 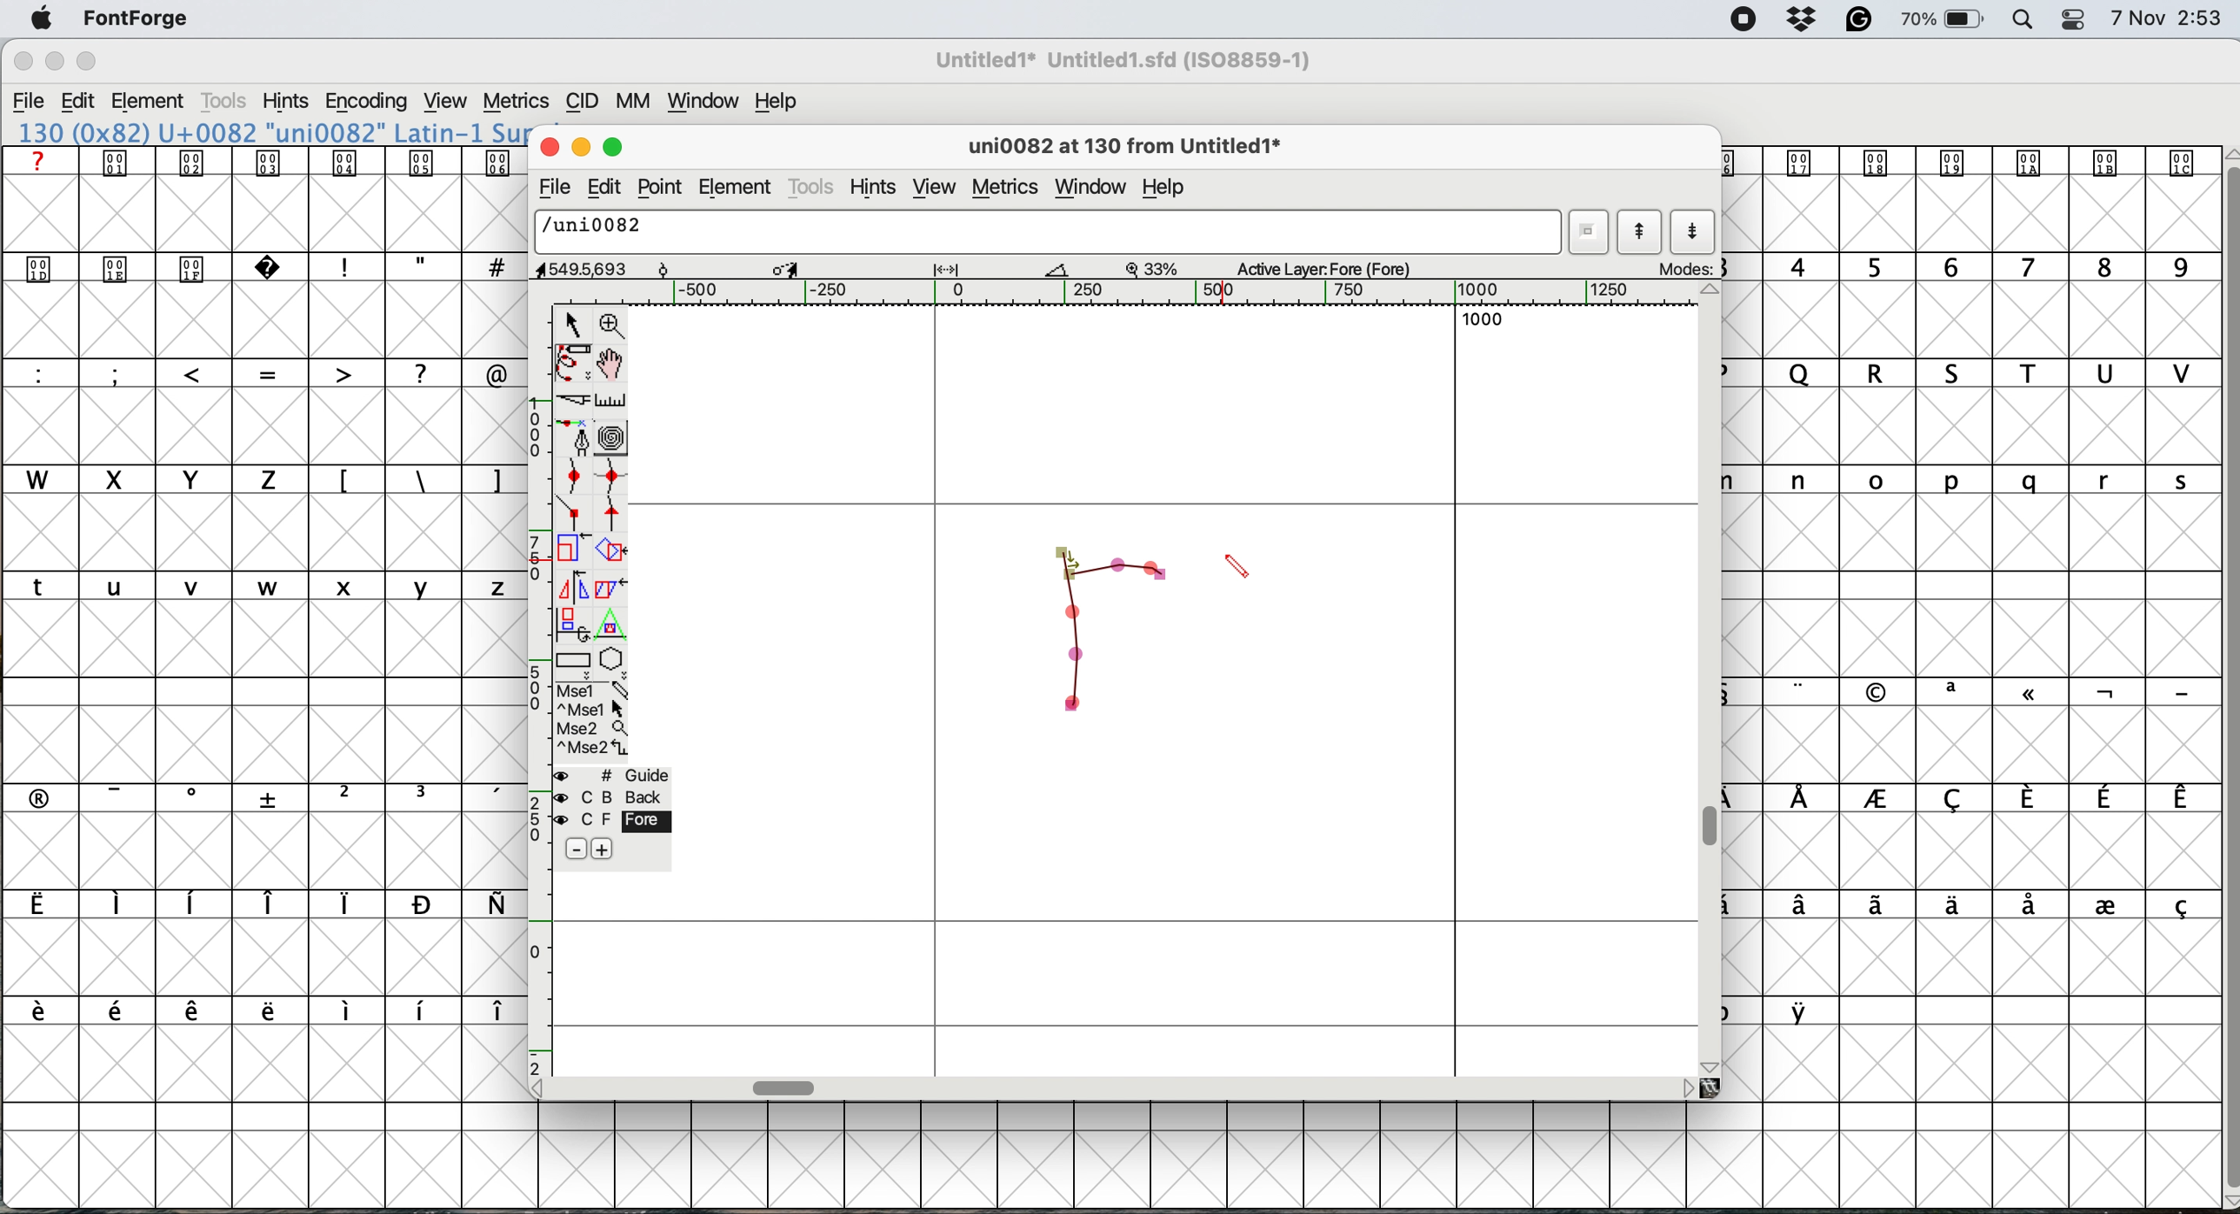 I want to click on fontforge, so click(x=136, y=18).